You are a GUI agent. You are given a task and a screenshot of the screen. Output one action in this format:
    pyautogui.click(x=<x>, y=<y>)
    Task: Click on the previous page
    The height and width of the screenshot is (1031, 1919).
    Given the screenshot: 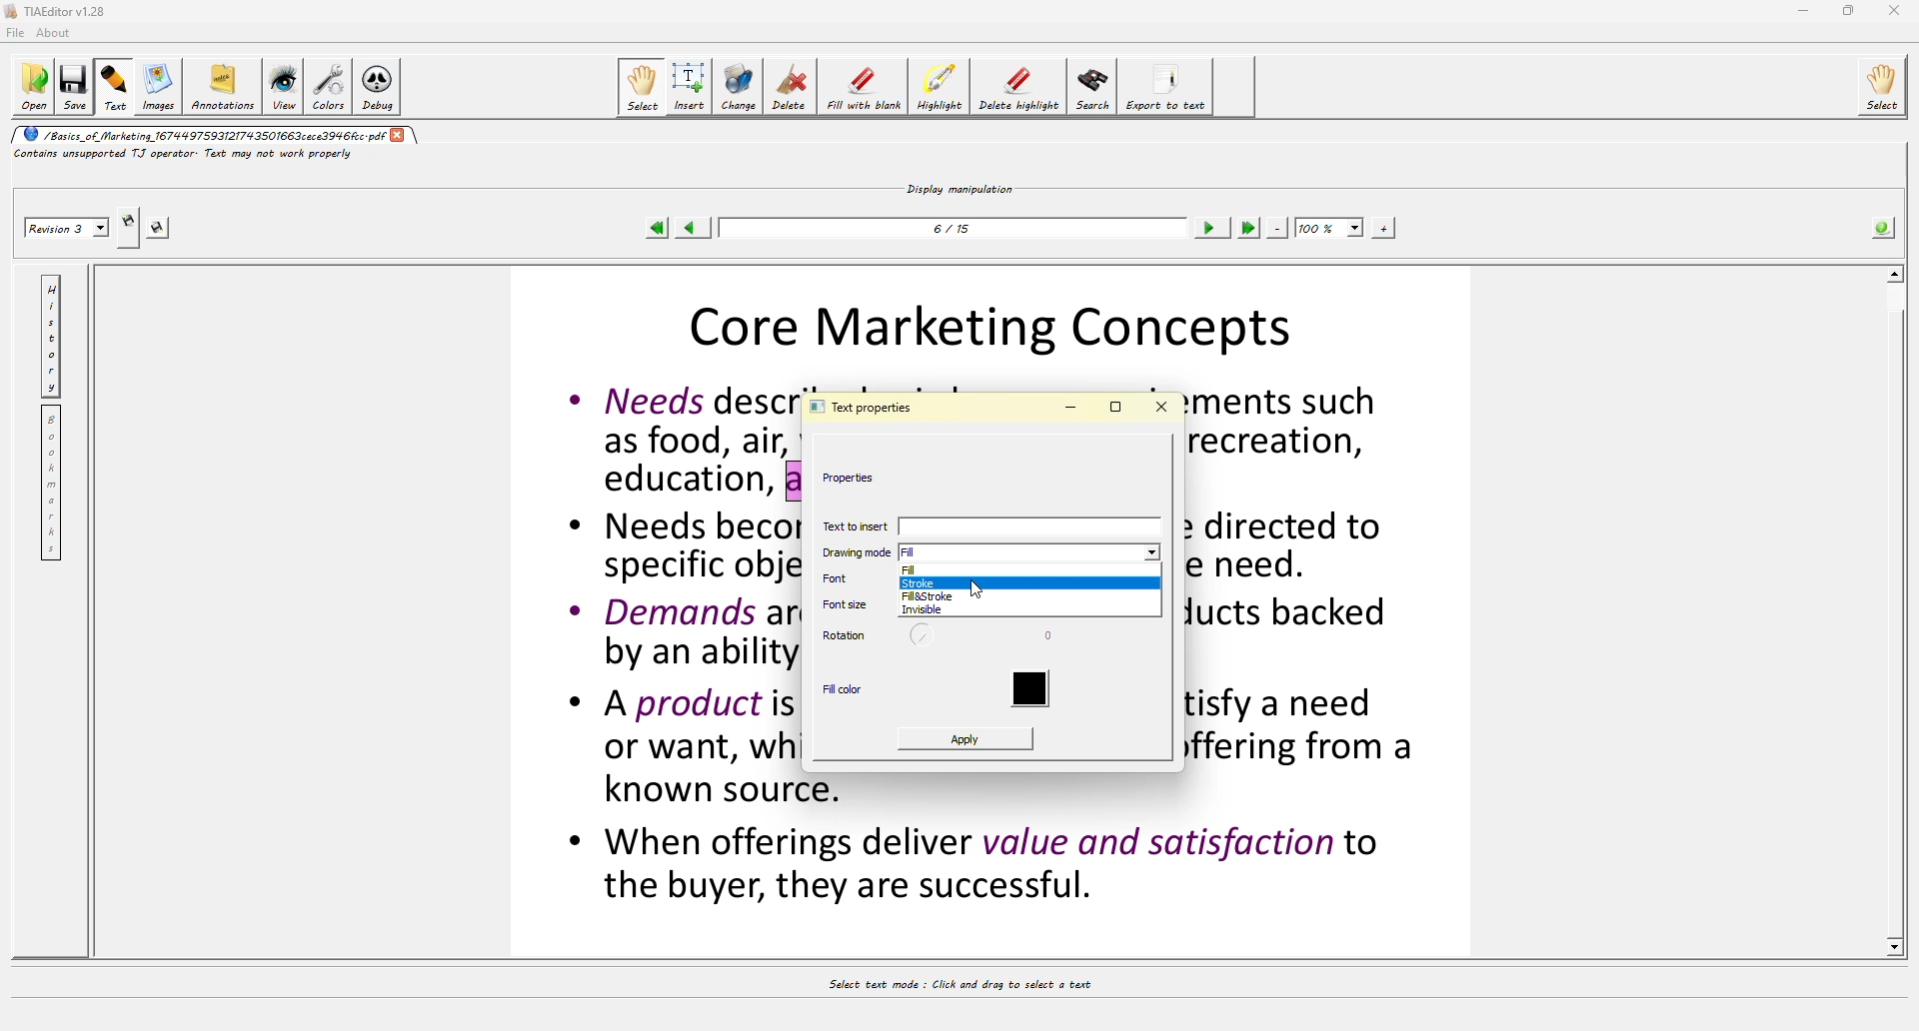 What is the action you would take?
    pyautogui.click(x=688, y=228)
    